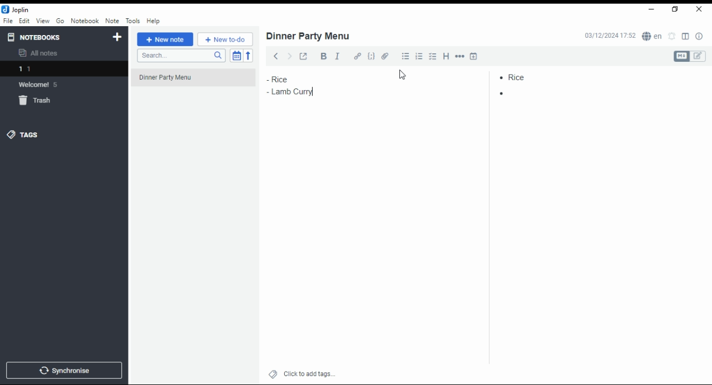  I want to click on notebooks, so click(37, 37).